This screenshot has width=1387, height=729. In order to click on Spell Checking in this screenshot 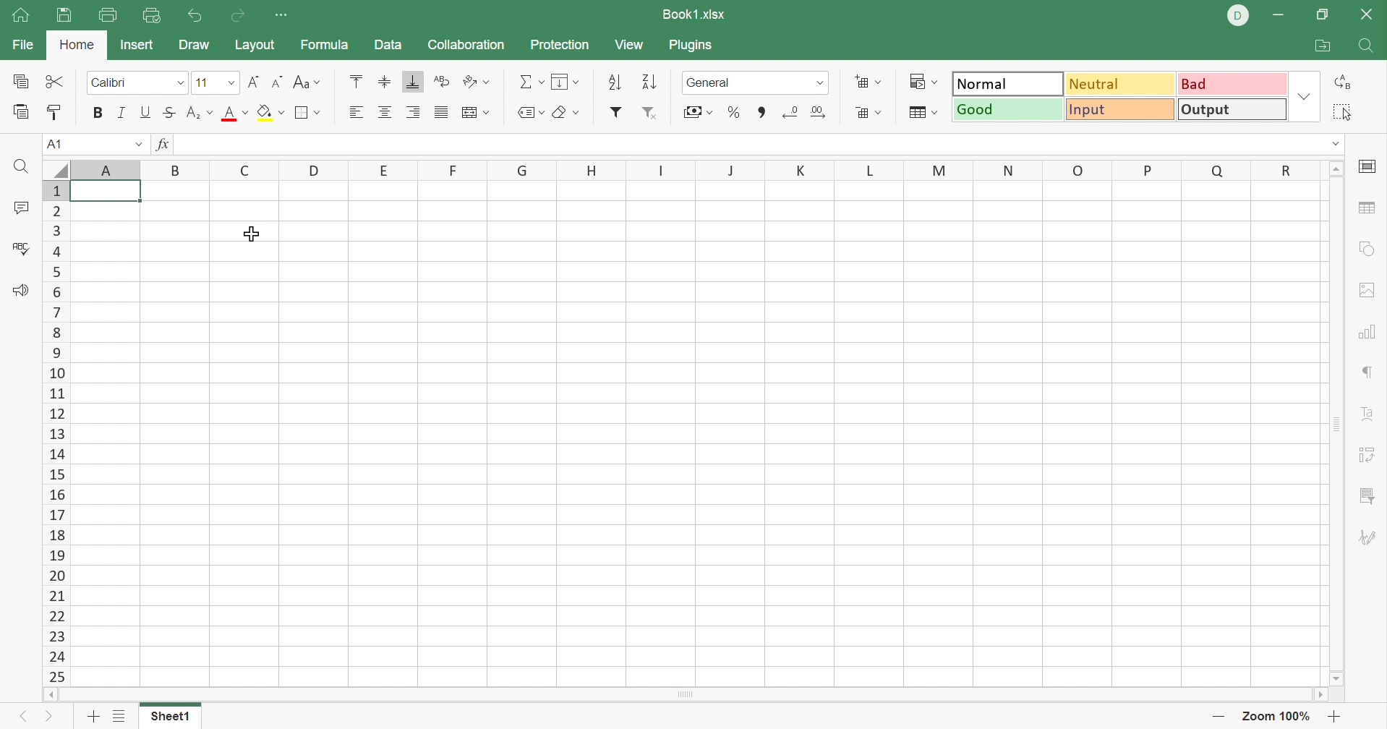, I will do `click(22, 252)`.